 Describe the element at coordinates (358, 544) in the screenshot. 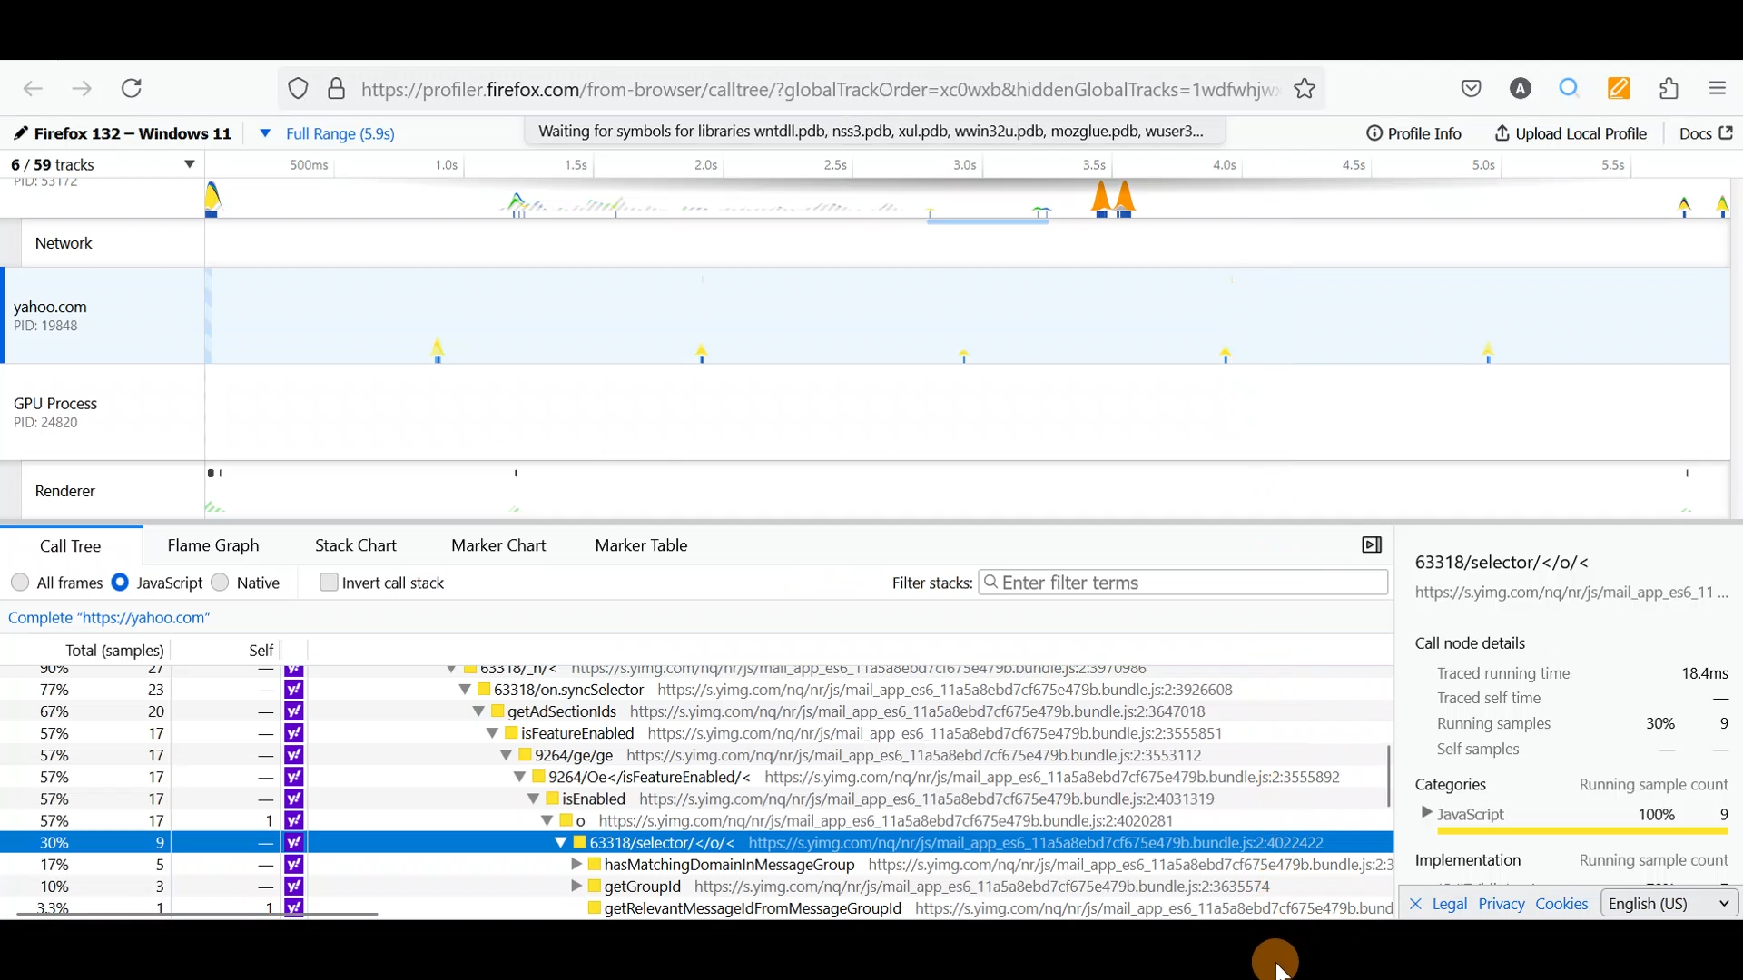

I see `Stack Chart` at that location.